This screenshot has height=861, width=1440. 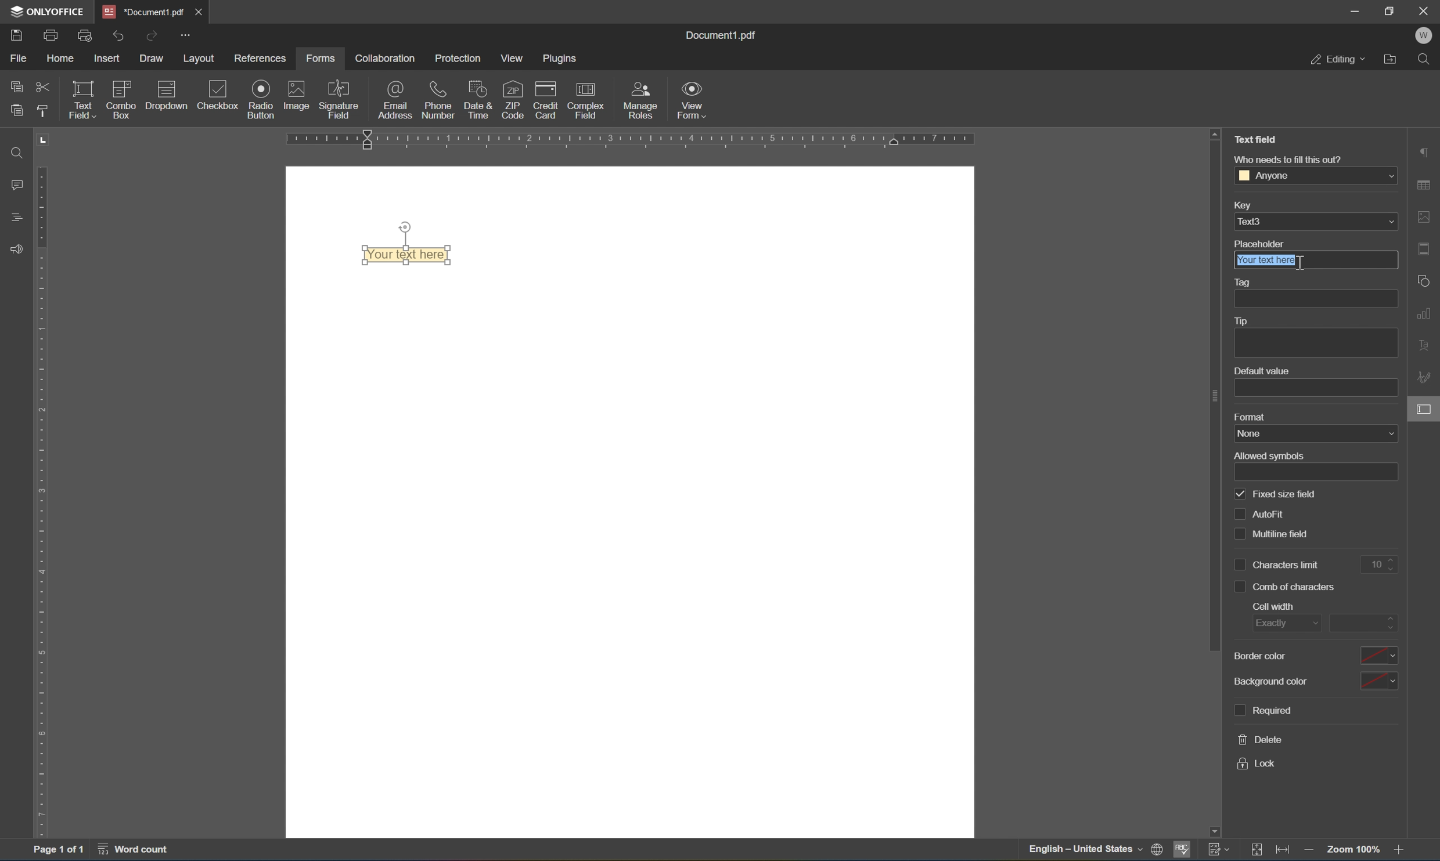 I want to click on references, so click(x=261, y=60).